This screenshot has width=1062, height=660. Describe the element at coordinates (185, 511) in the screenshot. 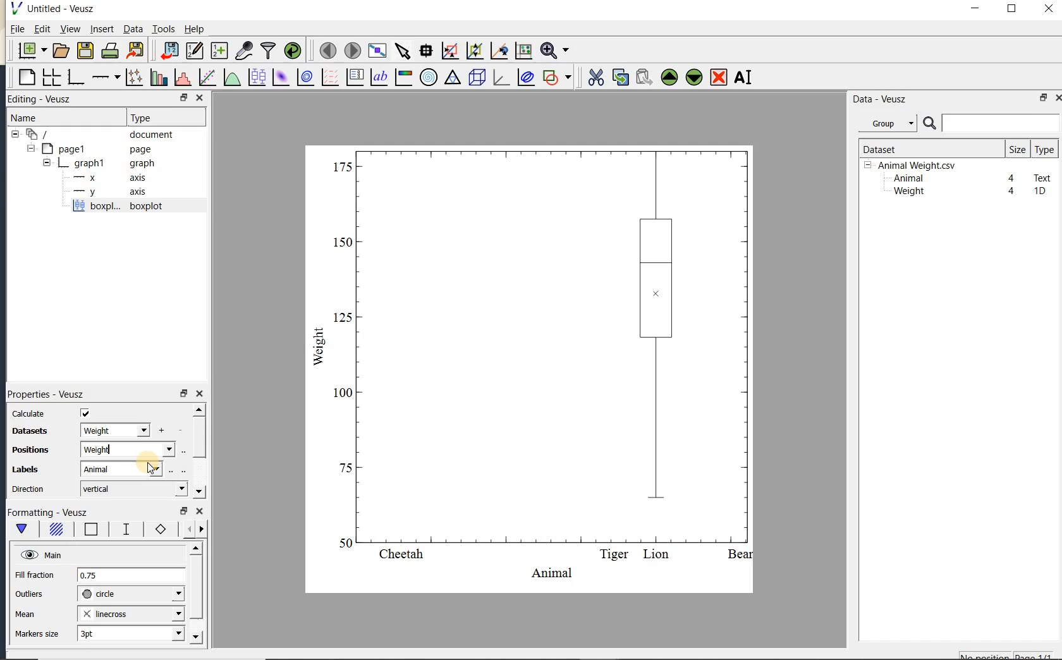

I see `restore` at that location.